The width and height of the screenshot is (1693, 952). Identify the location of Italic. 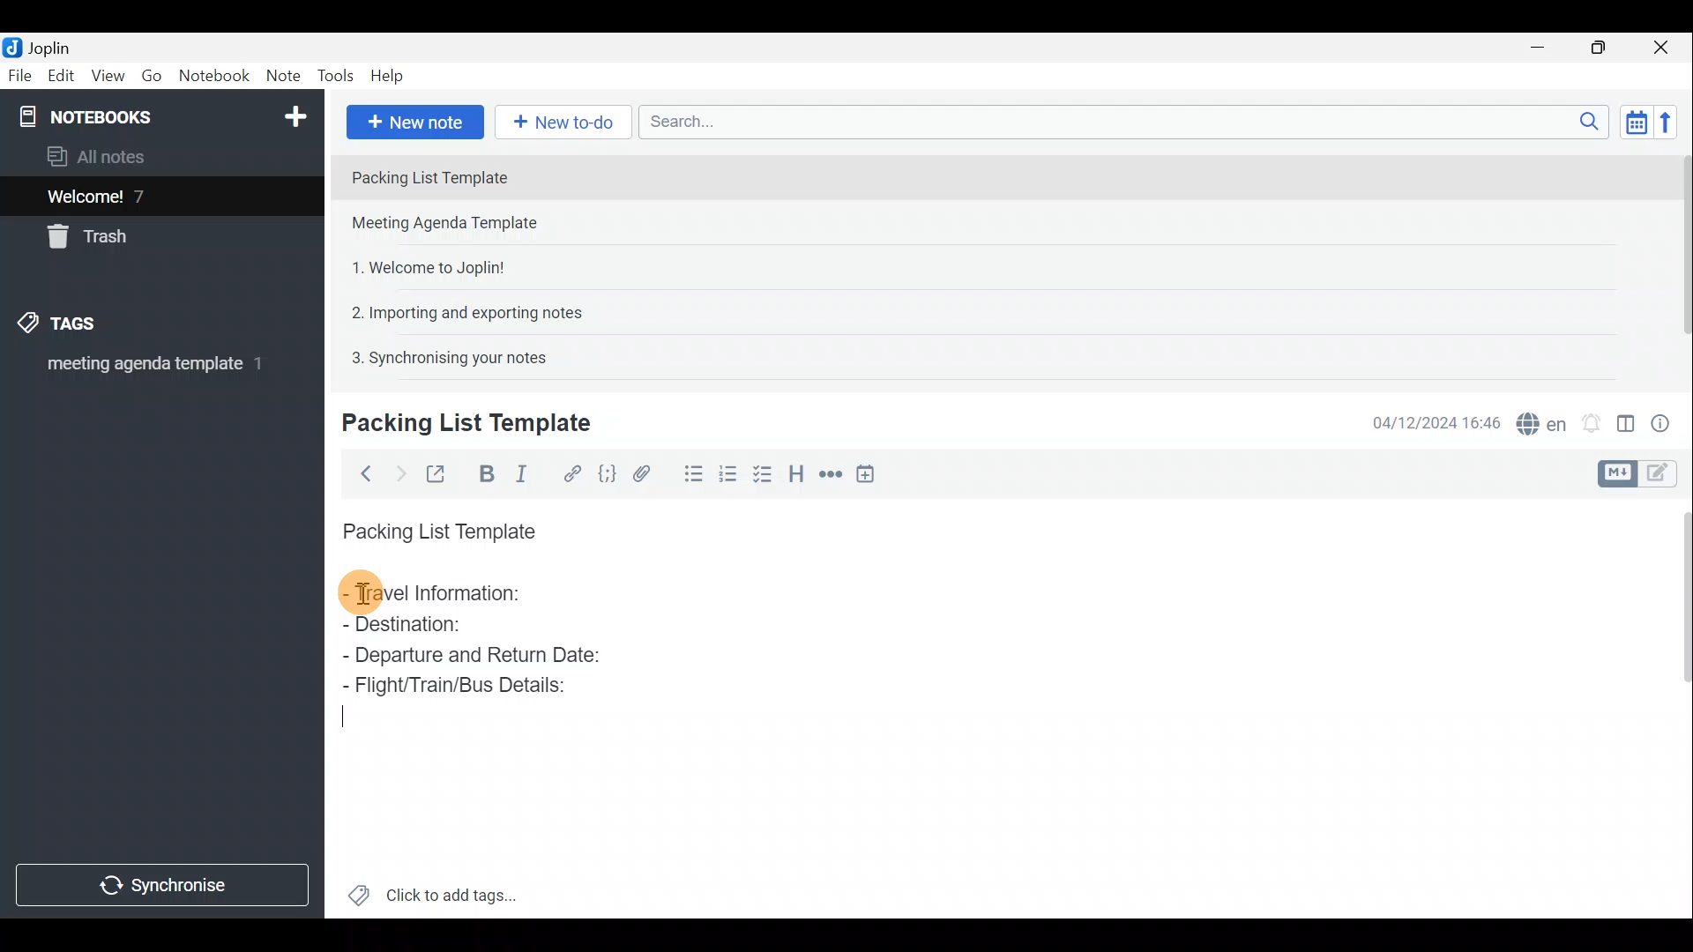
(528, 473).